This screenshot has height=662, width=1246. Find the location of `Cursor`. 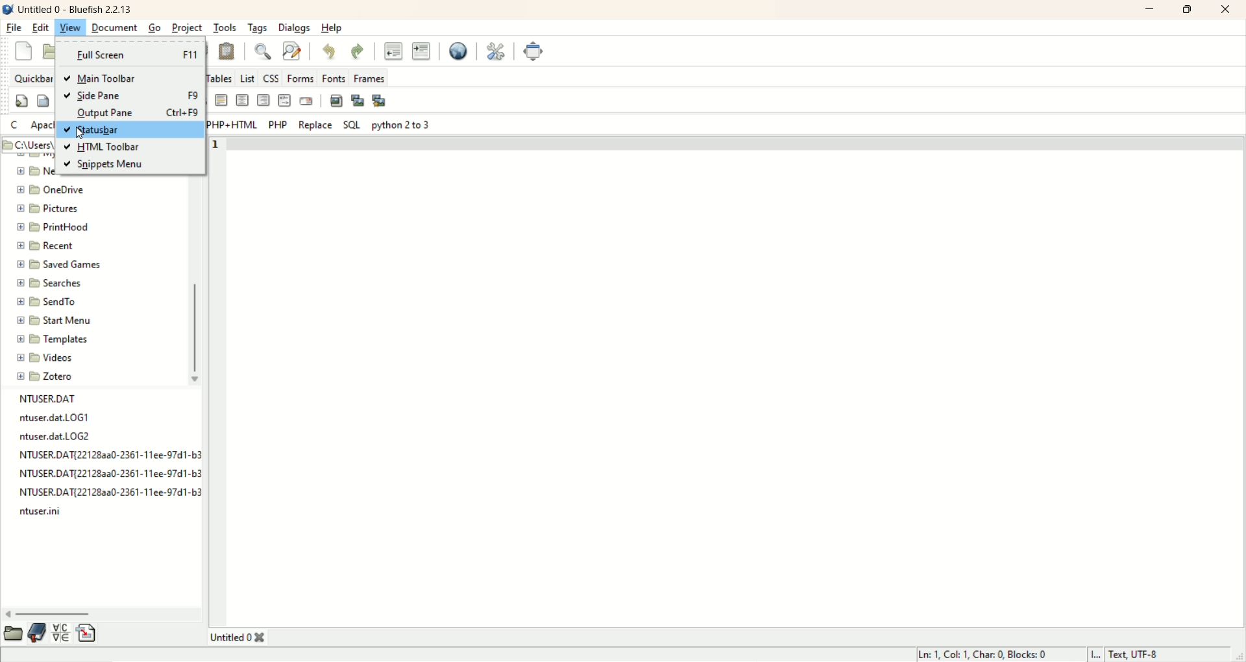

Cursor is located at coordinates (80, 134).